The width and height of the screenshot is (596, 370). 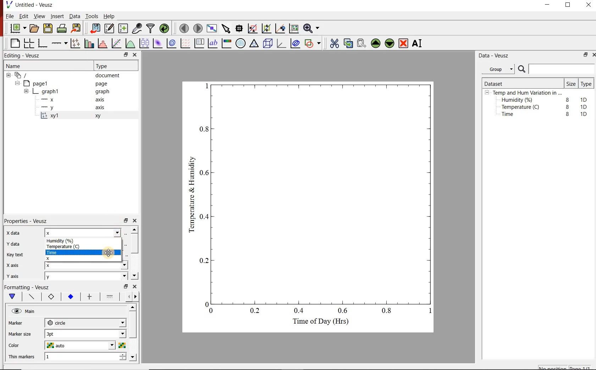 I want to click on close, so click(x=136, y=287).